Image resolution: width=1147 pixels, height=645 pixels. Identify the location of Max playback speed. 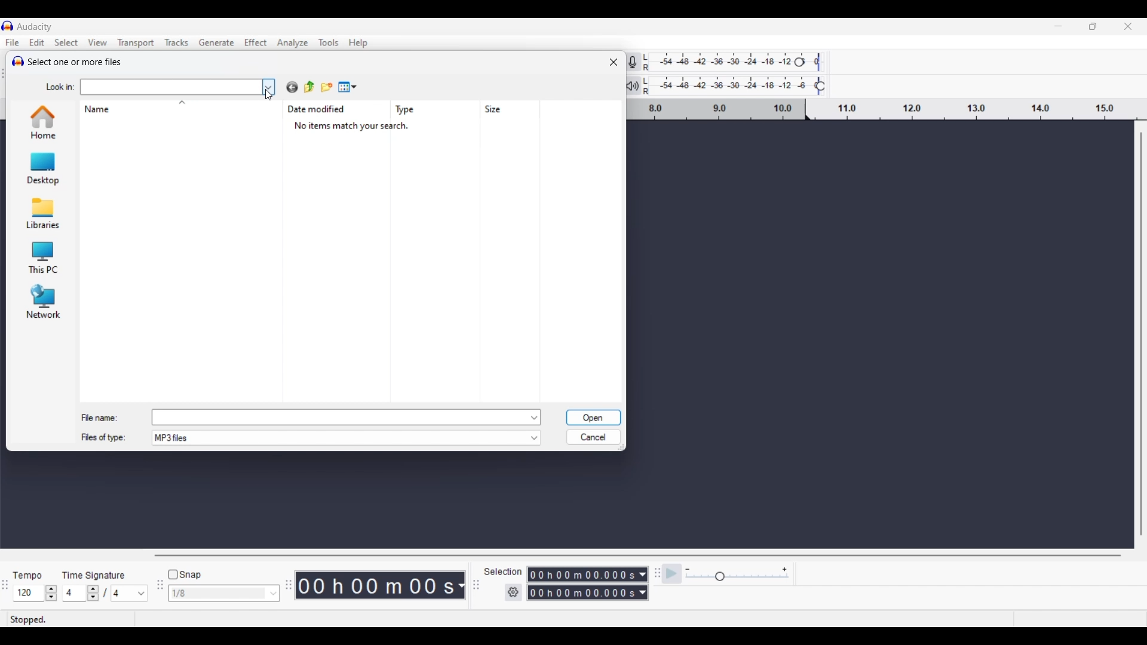
(784, 570).